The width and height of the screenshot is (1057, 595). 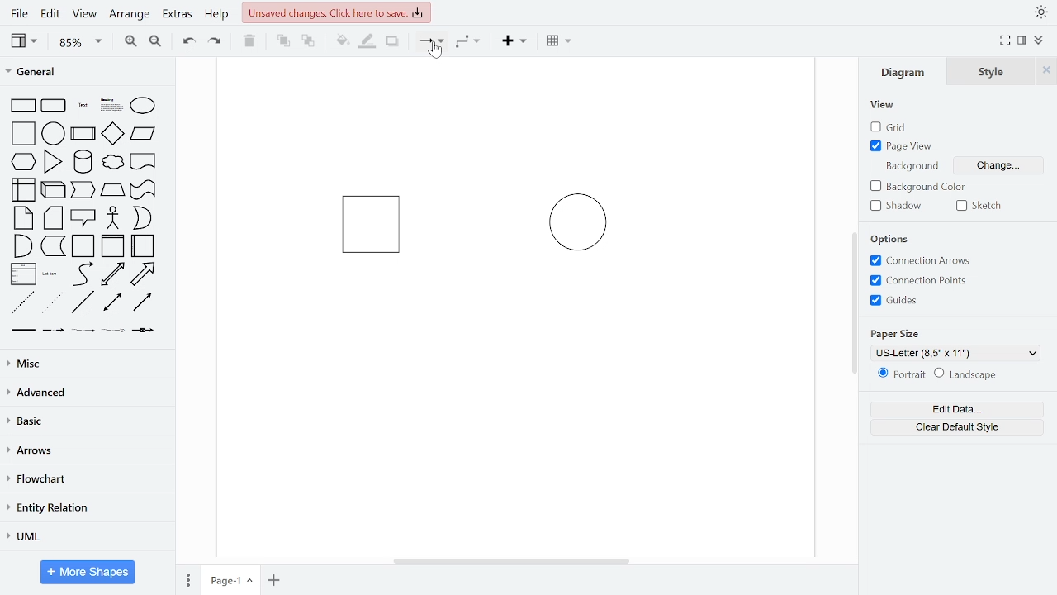 I want to click on arrows, so click(x=85, y=451).